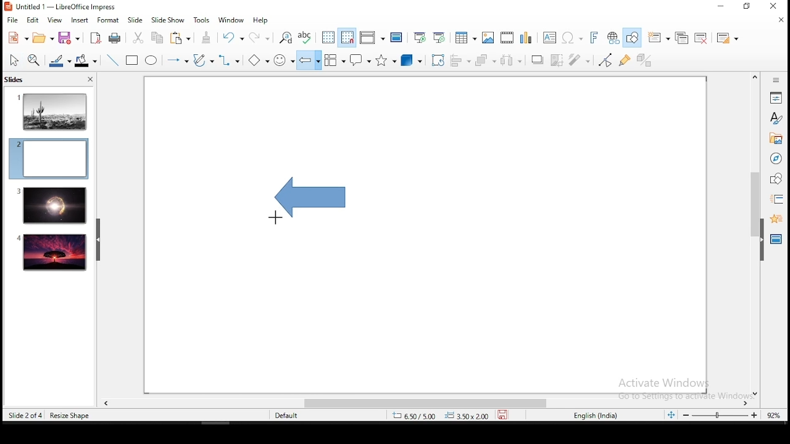 This screenshot has width=790, height=444. What do you see at coordinates (62, 6) in the screenshot?
I see `window name` at bounding box center [62, 6].